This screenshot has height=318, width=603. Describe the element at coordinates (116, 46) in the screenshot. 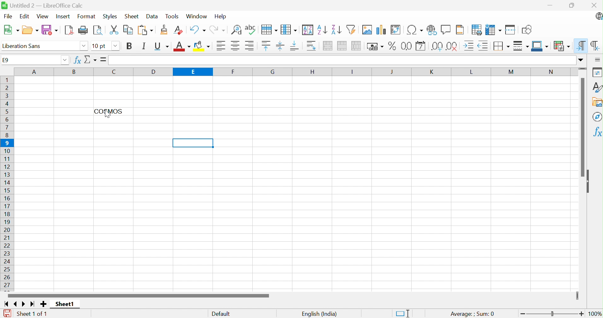

I see `Drop down` at that location.